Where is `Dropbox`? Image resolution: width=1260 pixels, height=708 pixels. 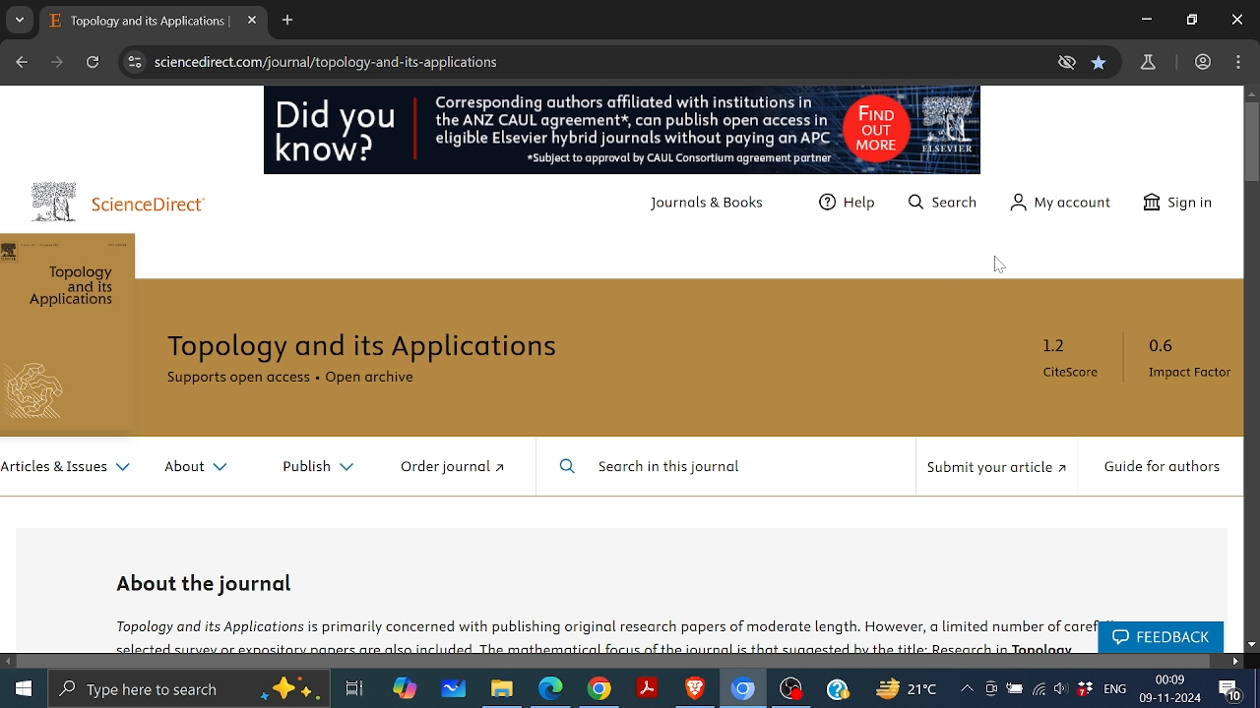 Dropbox is located at coordinates (1084, 687).